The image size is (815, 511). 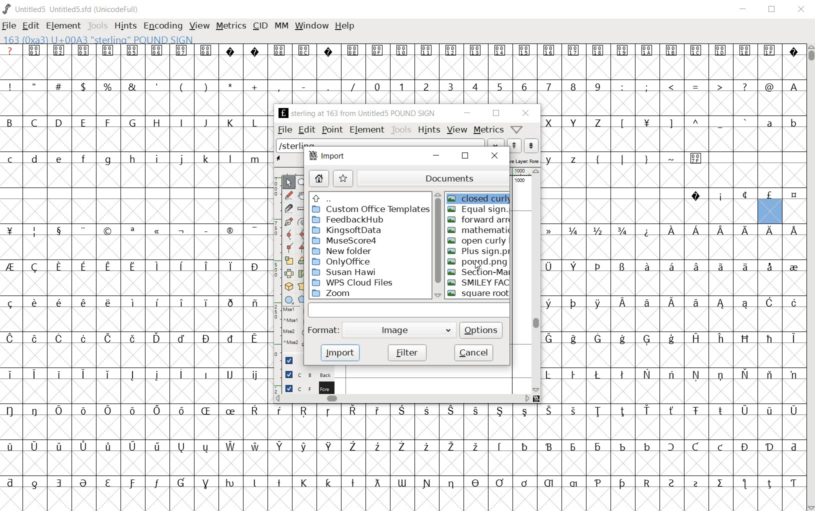 What do you see at coordinates (344, 260) in the screenshot?
I see `OnlyOffice` at bounding box center [344, 260].